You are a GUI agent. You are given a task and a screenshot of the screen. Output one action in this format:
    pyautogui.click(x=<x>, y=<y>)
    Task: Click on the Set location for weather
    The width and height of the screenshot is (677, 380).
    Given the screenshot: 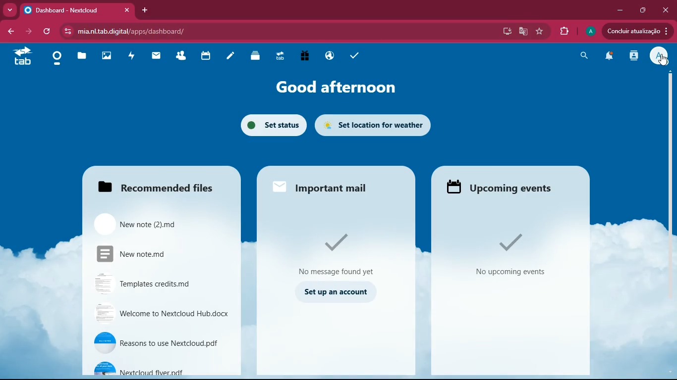 What is the action you would take?
    pyautogui.click(x=373, y=126)
    